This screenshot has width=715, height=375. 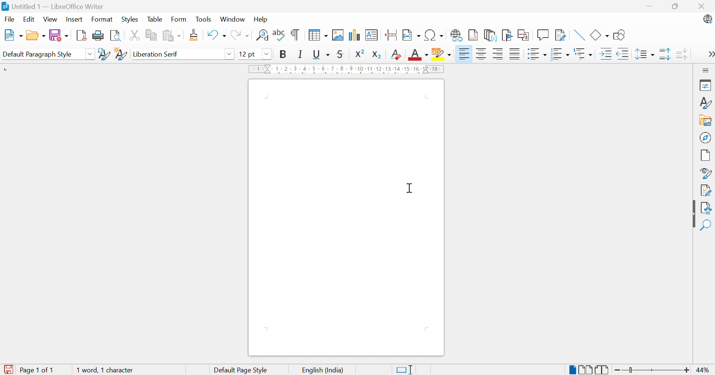 What do you see at coordinates (349, 69) in the screenshot?
I see `Ruler` at bounding box center [349, 69].